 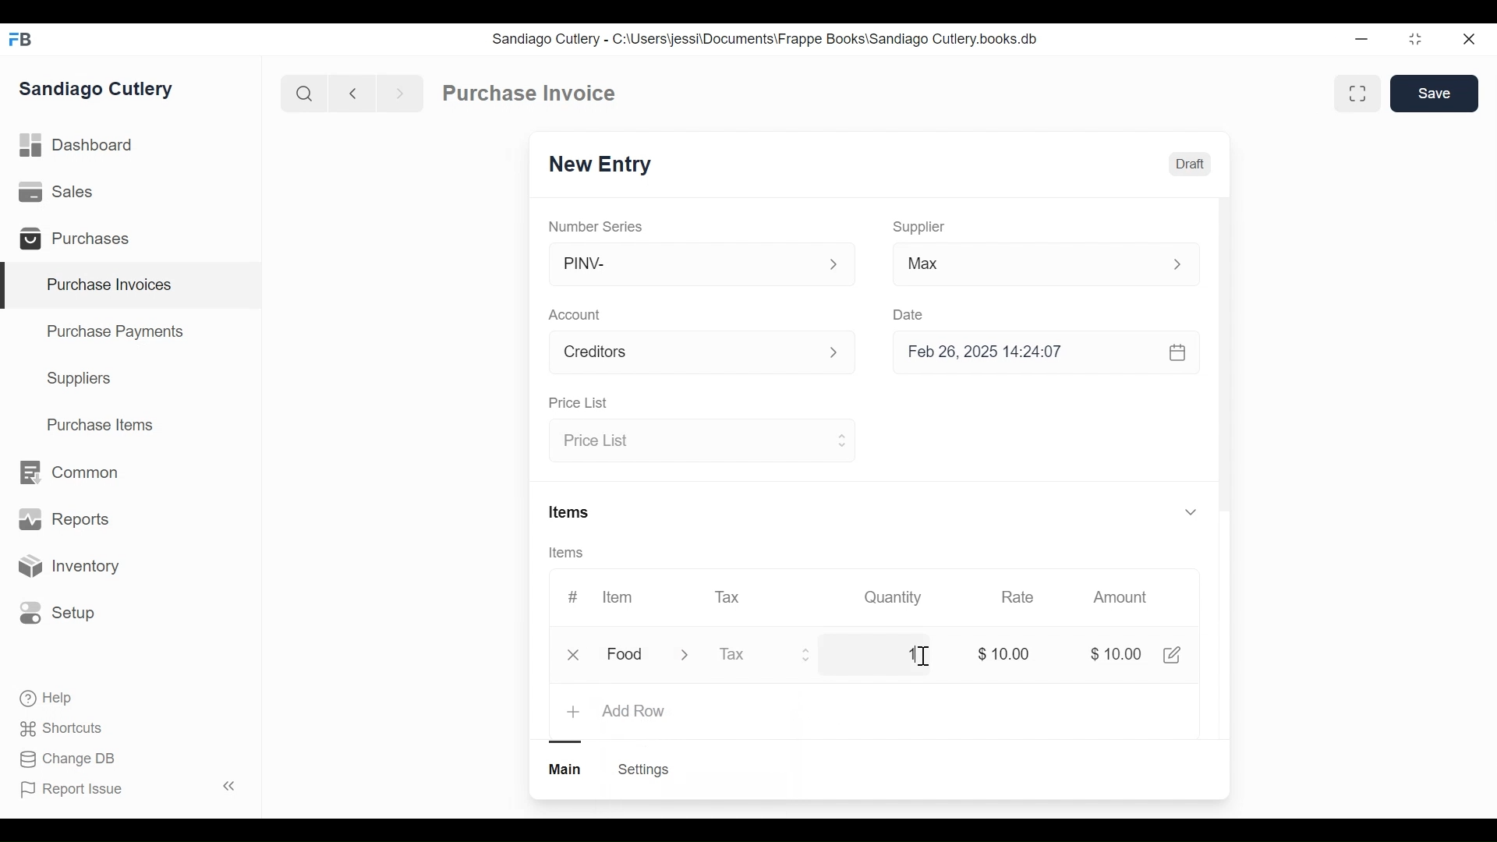 What do you see at coordinates (64, 522) in the screenshot?
I see `Reports` at bounding box center [64, 522].